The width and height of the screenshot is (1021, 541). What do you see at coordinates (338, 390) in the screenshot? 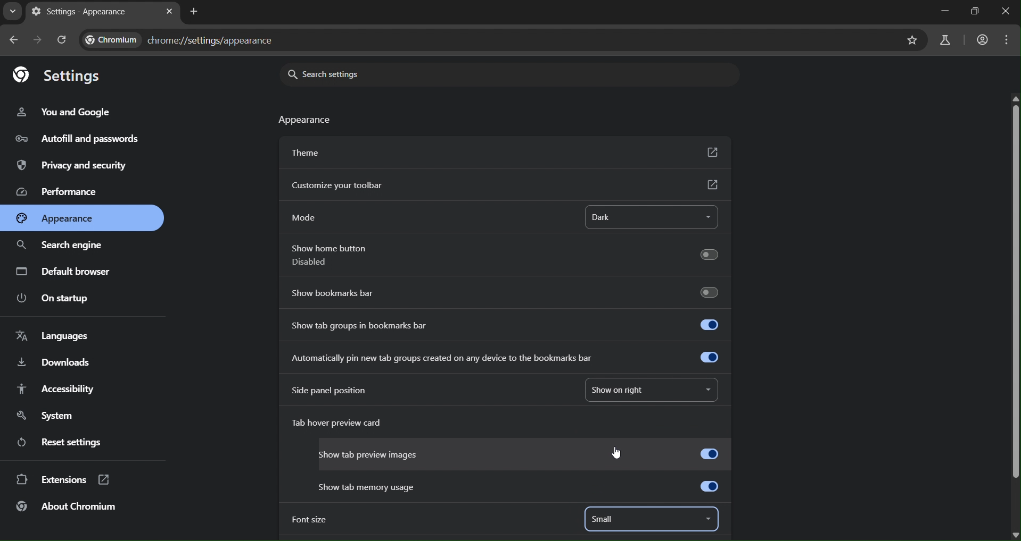
I see `side panel position` at bounding box center [338, 390].